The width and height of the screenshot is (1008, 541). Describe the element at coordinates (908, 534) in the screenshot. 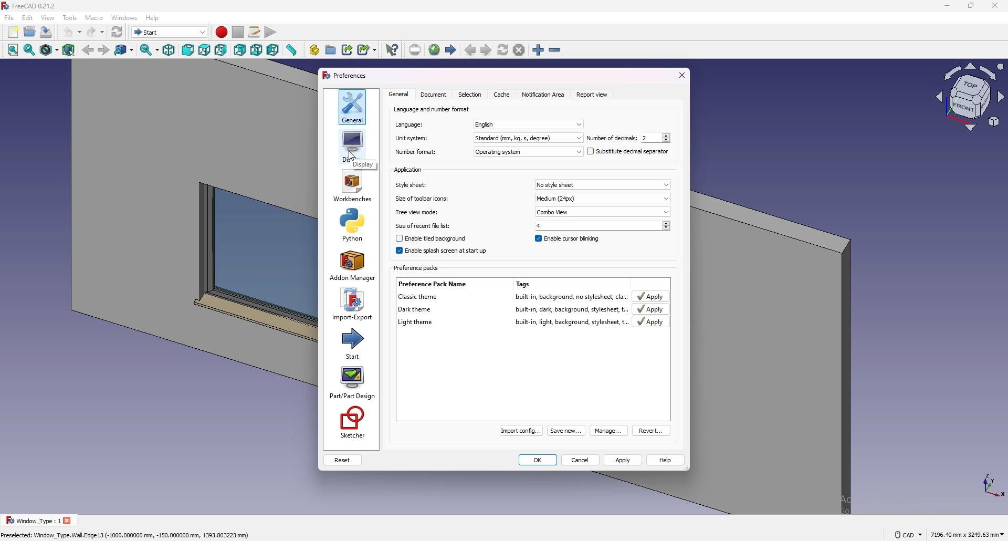

I see `CAD` at that location.